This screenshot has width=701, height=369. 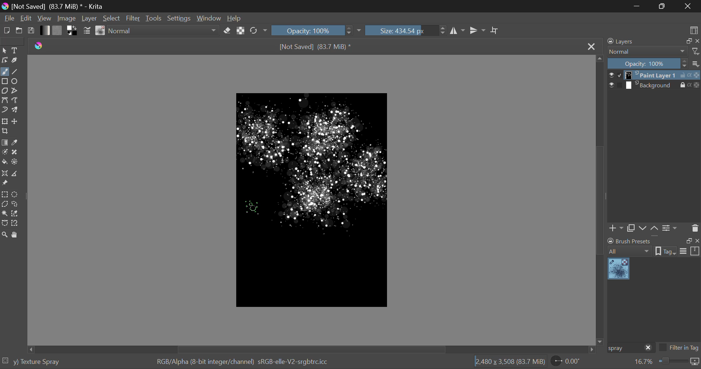 I want to click on normal, so click(x=648, y=52).